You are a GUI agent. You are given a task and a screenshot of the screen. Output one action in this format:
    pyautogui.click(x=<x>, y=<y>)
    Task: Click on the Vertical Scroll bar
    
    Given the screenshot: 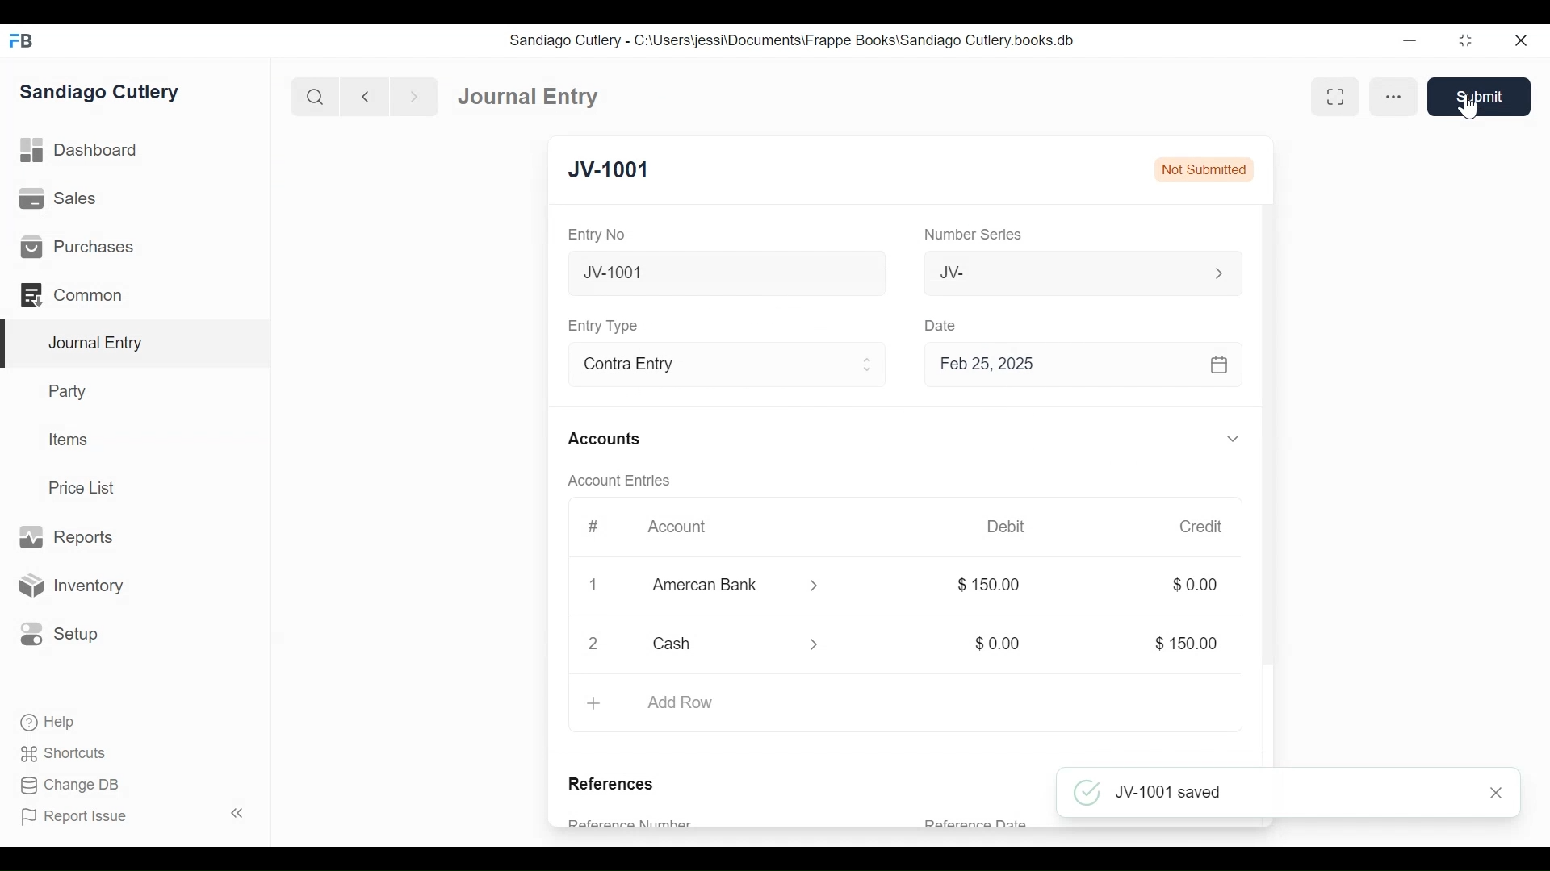 What is the action you would take?
    pyautogui.click(x=1270, y=458)
    